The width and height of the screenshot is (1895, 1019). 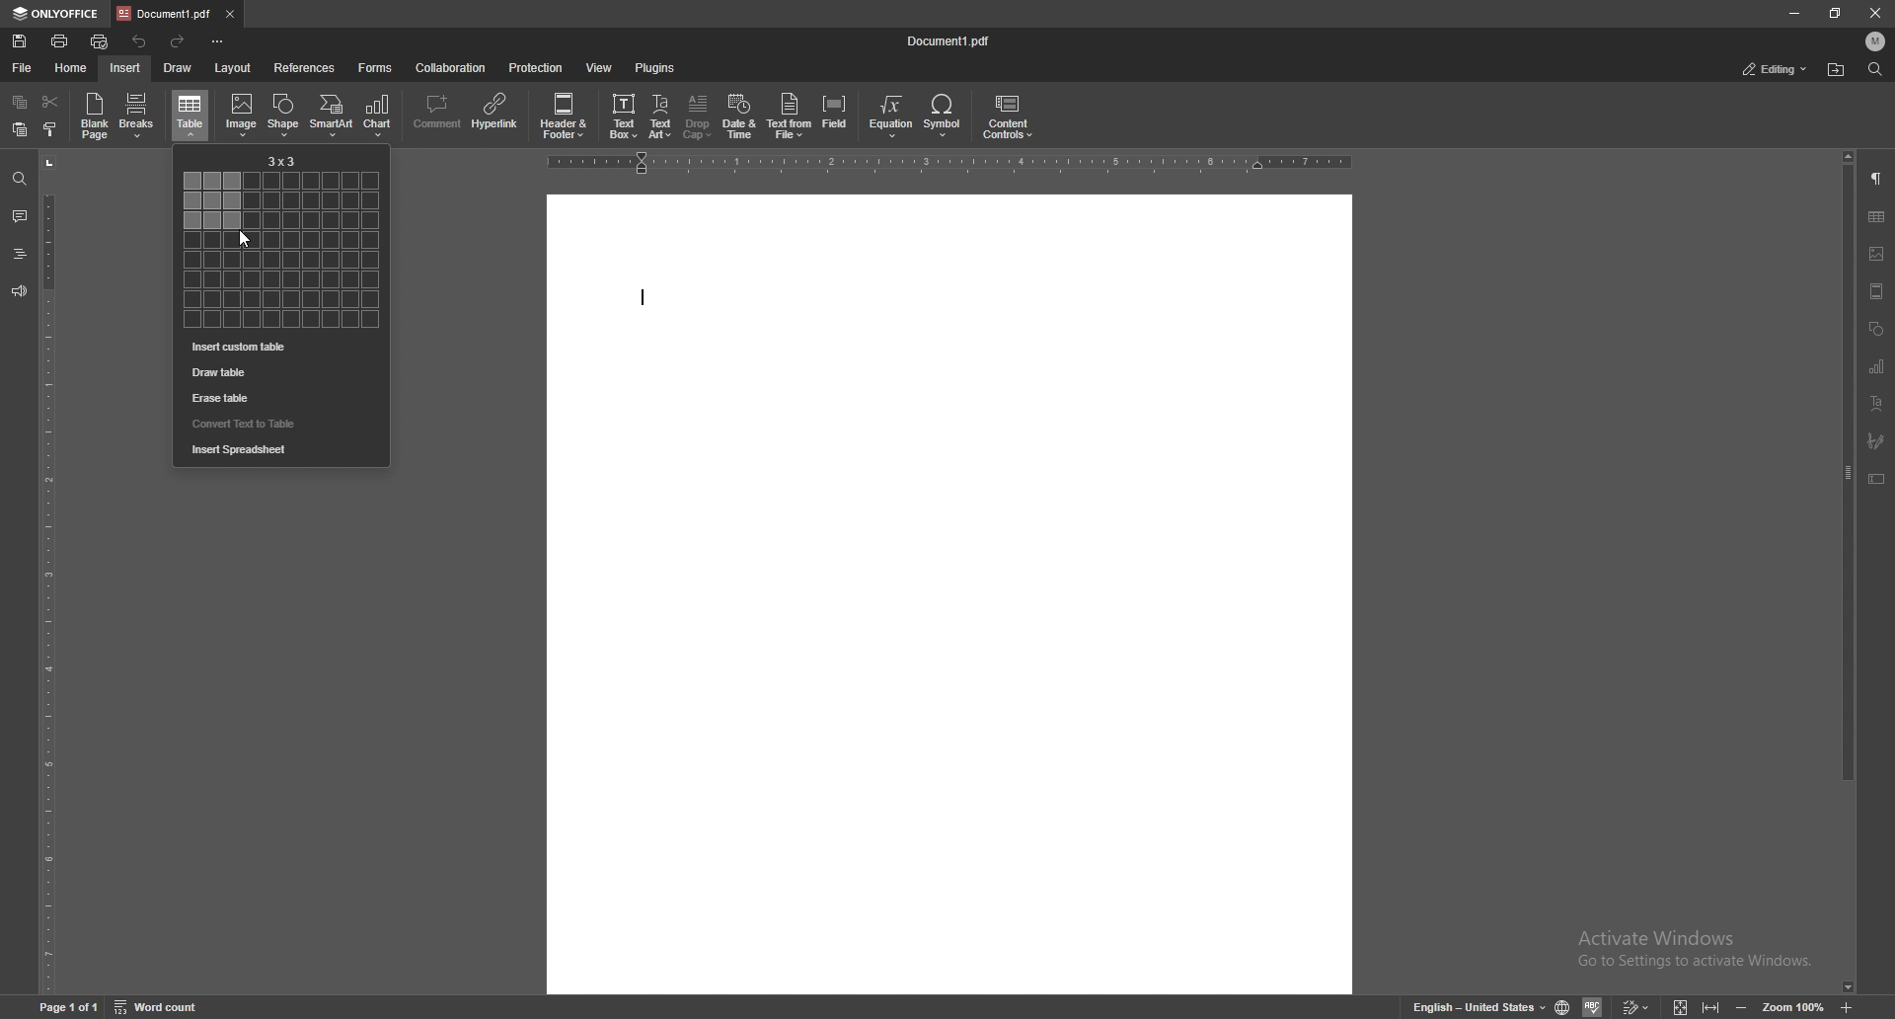 I want to click on chart, so click(x=1878, y=368).